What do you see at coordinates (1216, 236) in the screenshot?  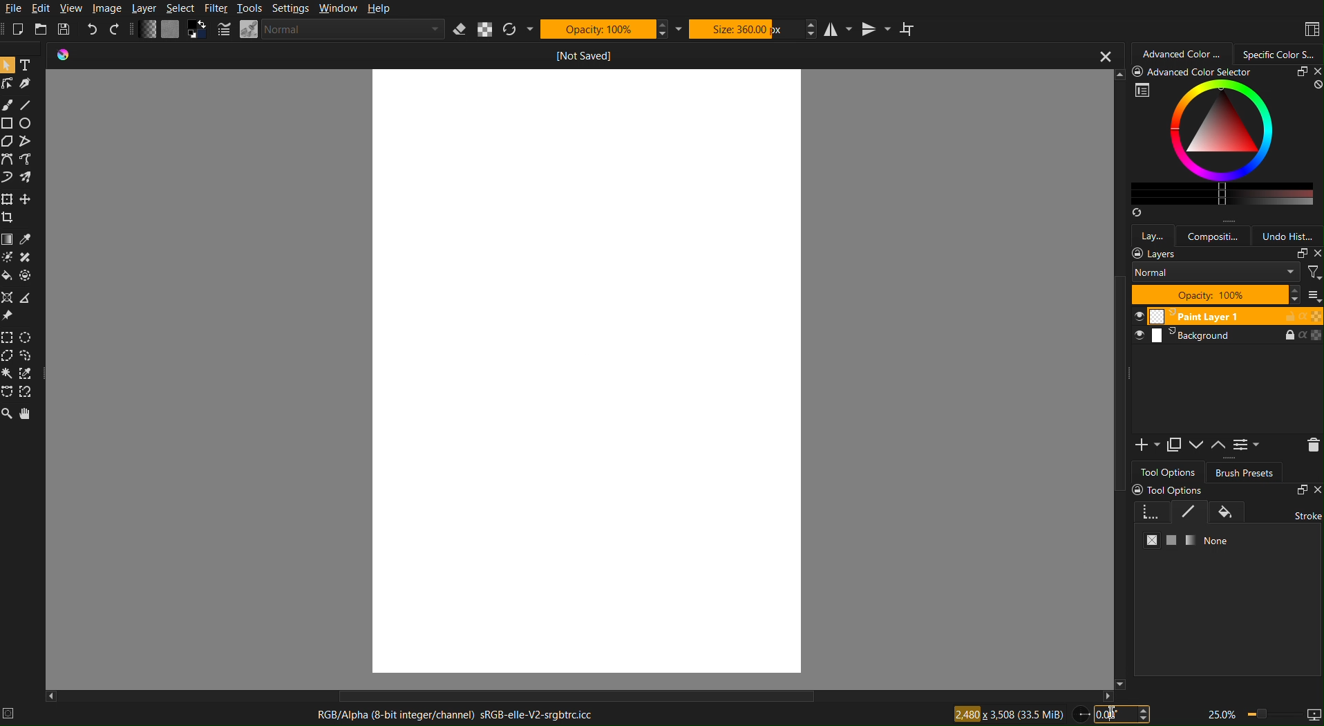 I see `compositi...` at bounding box center [1216, 236].